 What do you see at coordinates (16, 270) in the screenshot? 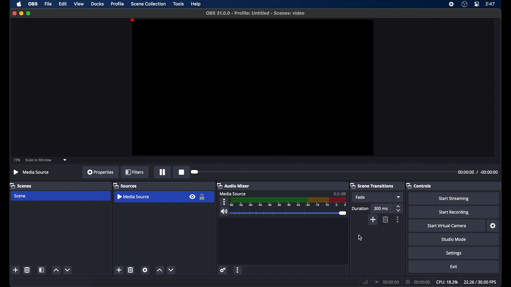
I see `add` at bounding box center [16, 270].